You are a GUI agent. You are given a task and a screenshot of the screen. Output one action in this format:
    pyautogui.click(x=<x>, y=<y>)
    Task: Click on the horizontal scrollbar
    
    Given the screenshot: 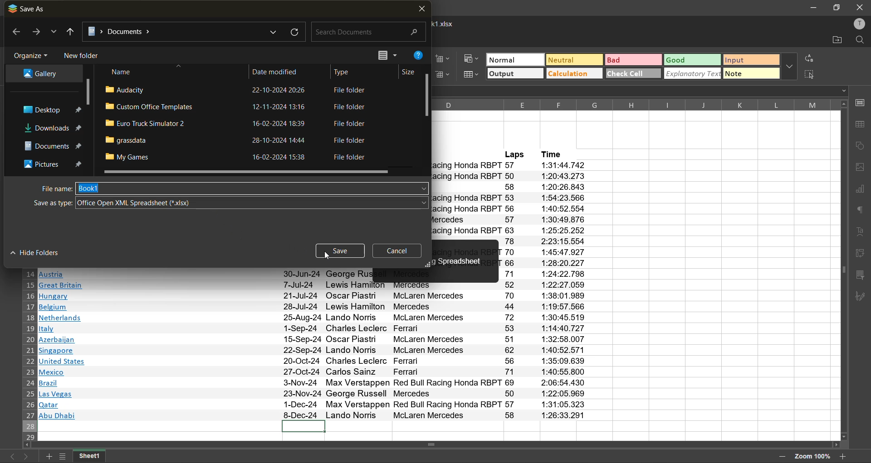 What is the action you would take?
    pyautogui.click(x=433, y=444)
    